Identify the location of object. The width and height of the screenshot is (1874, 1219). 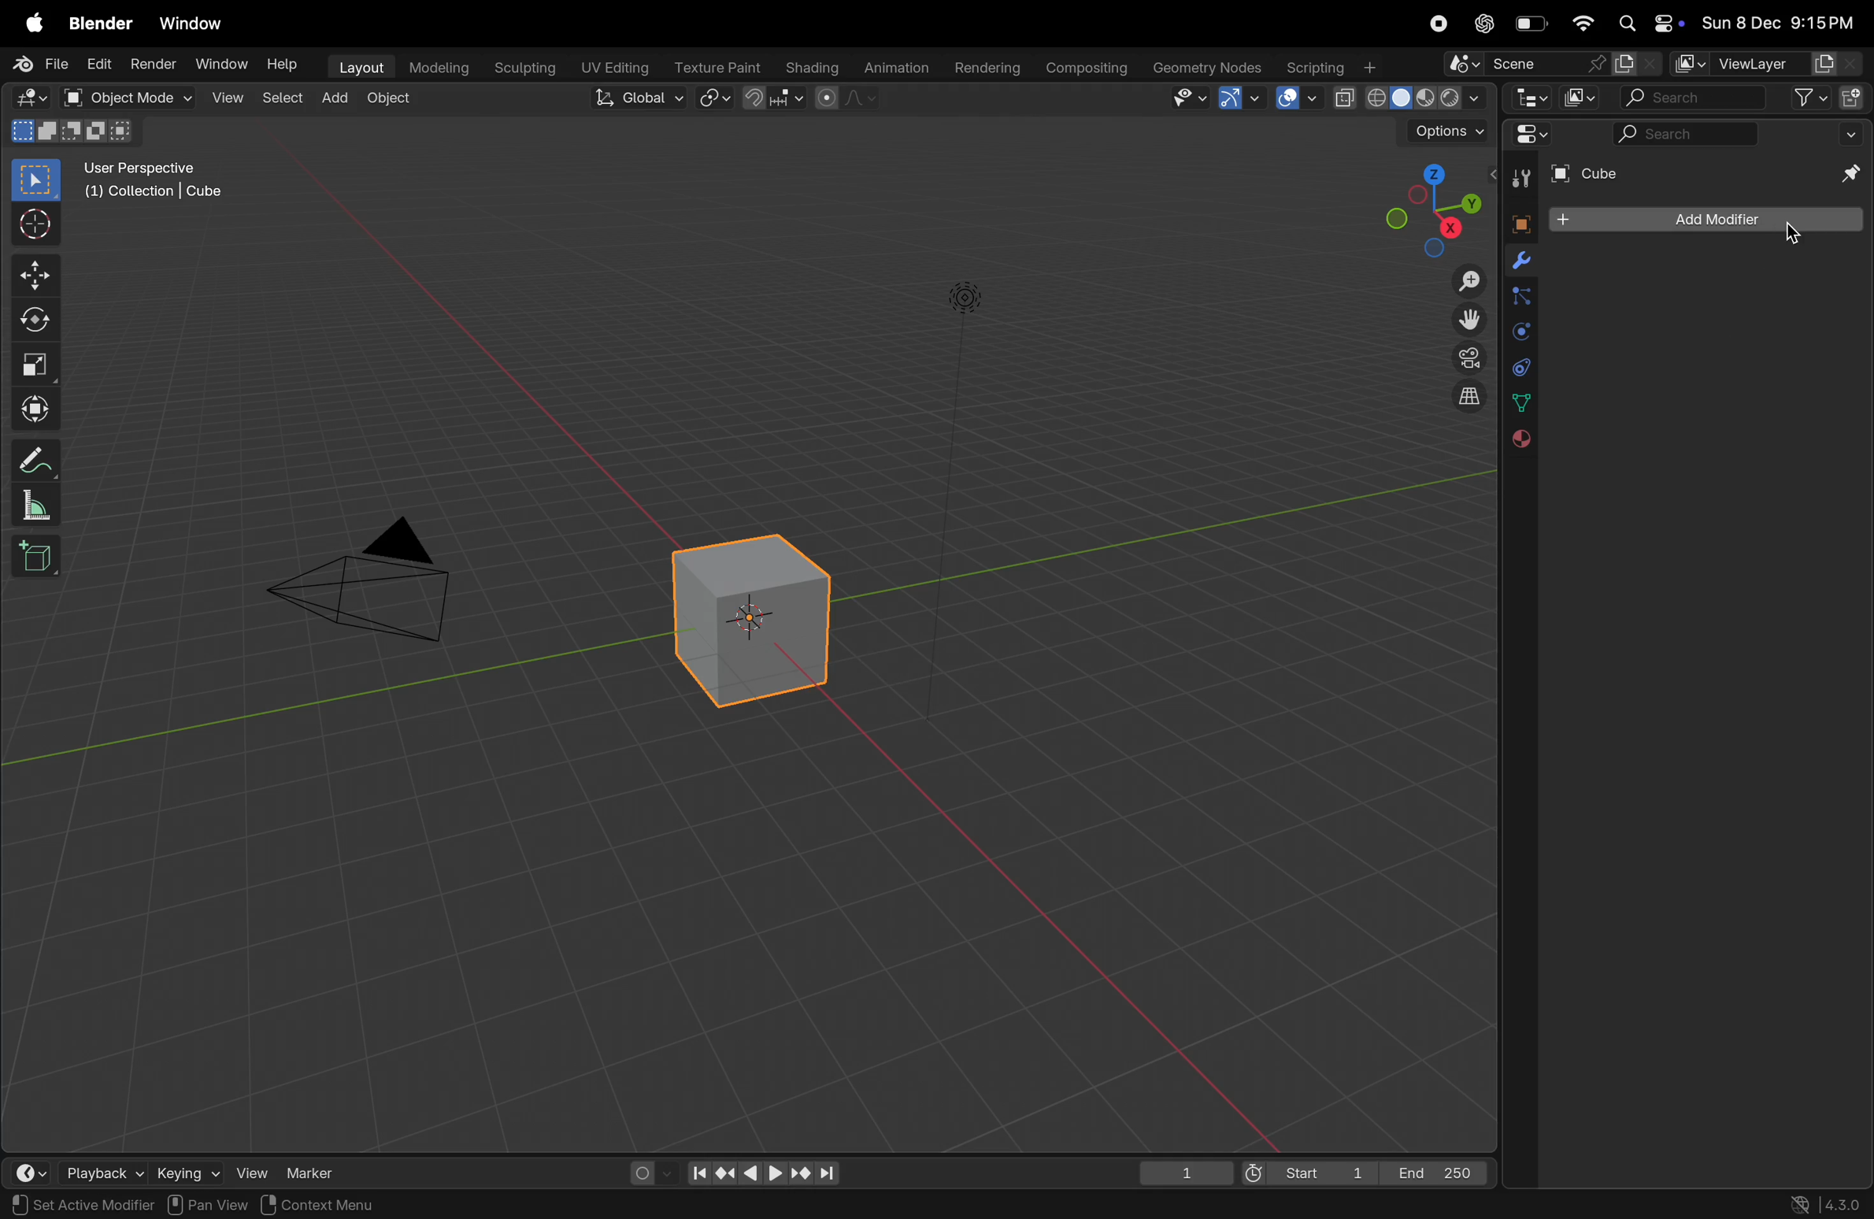
(288, 1205).